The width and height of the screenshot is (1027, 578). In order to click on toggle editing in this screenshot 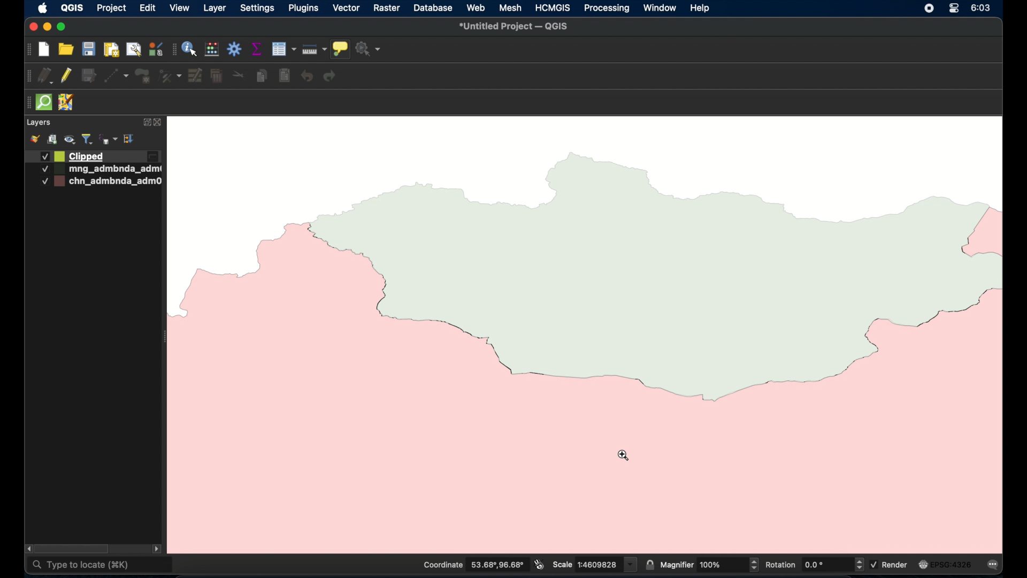, I will do `click(65, 75)`.